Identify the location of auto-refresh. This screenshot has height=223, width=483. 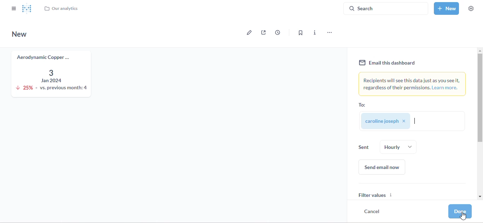
(278, 32).